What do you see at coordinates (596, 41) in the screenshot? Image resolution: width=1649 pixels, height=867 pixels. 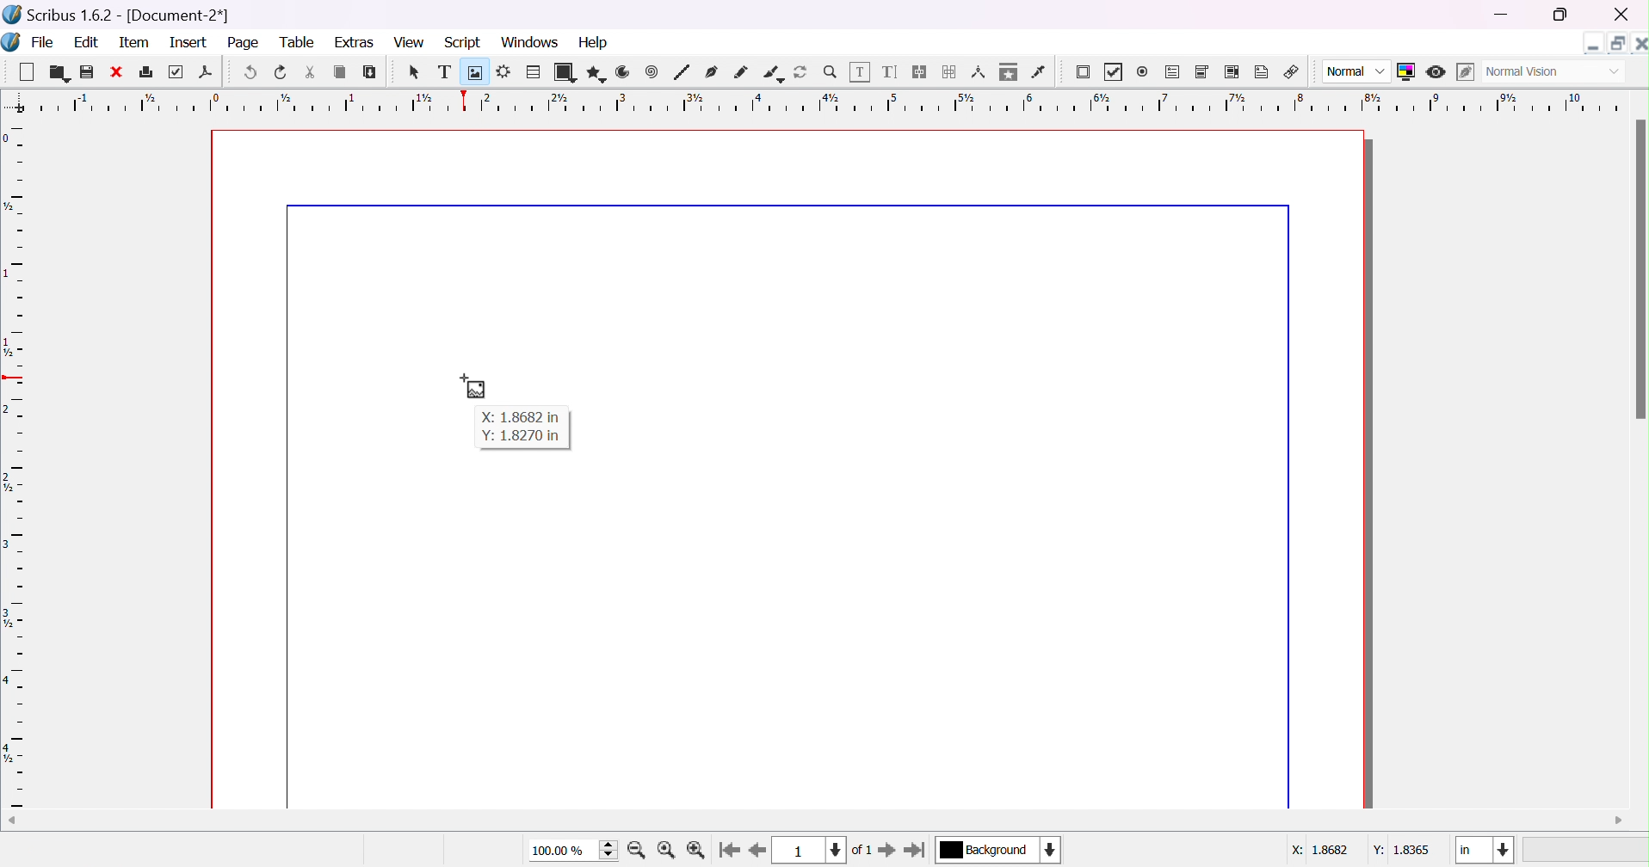 I see `help` at bounding box center [596, 41].